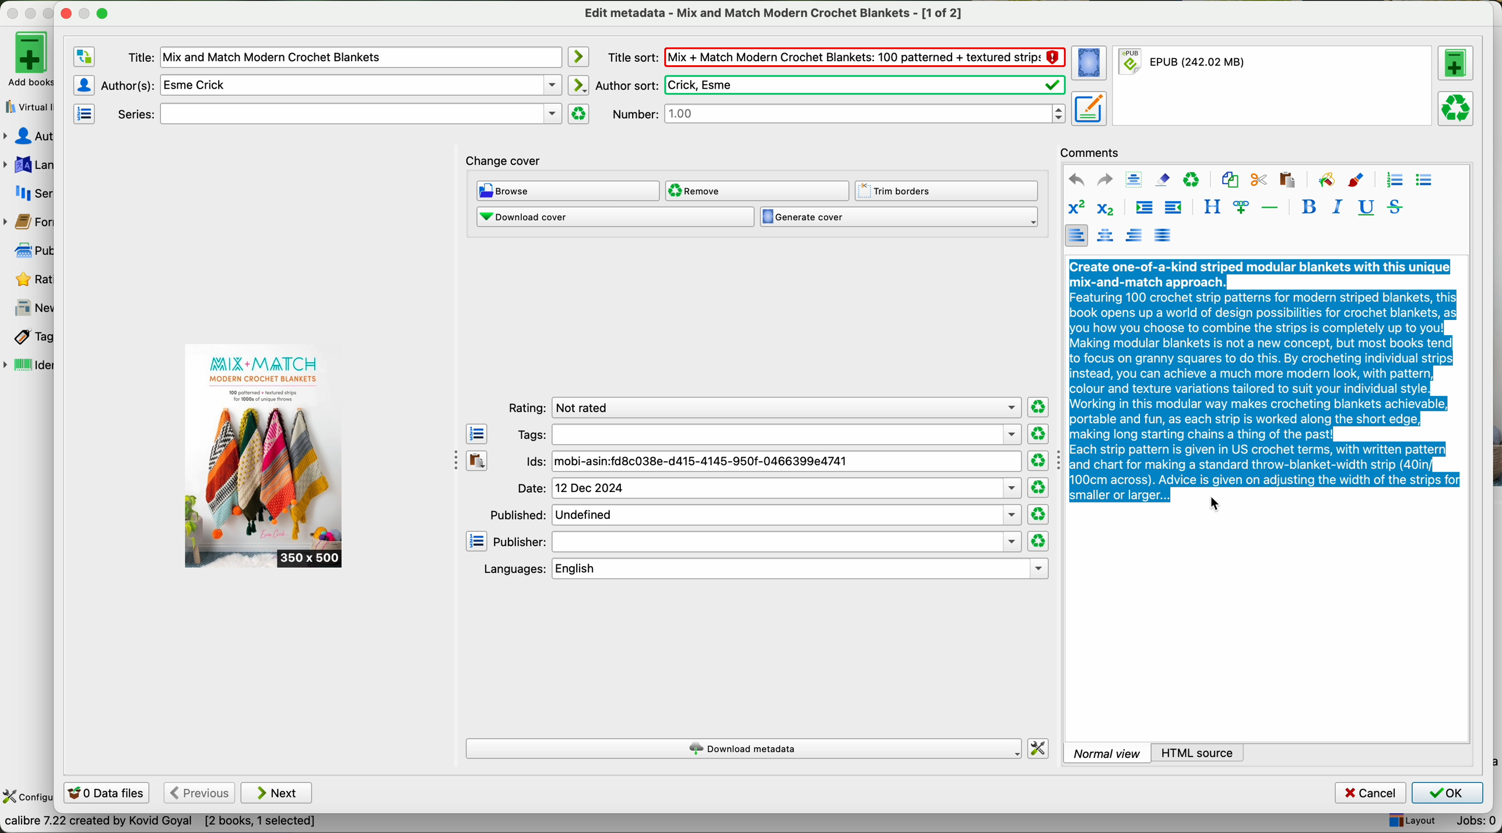  Describe the element at coordinates (1103, 207) in the screenshot. I see `subscript` at that location.